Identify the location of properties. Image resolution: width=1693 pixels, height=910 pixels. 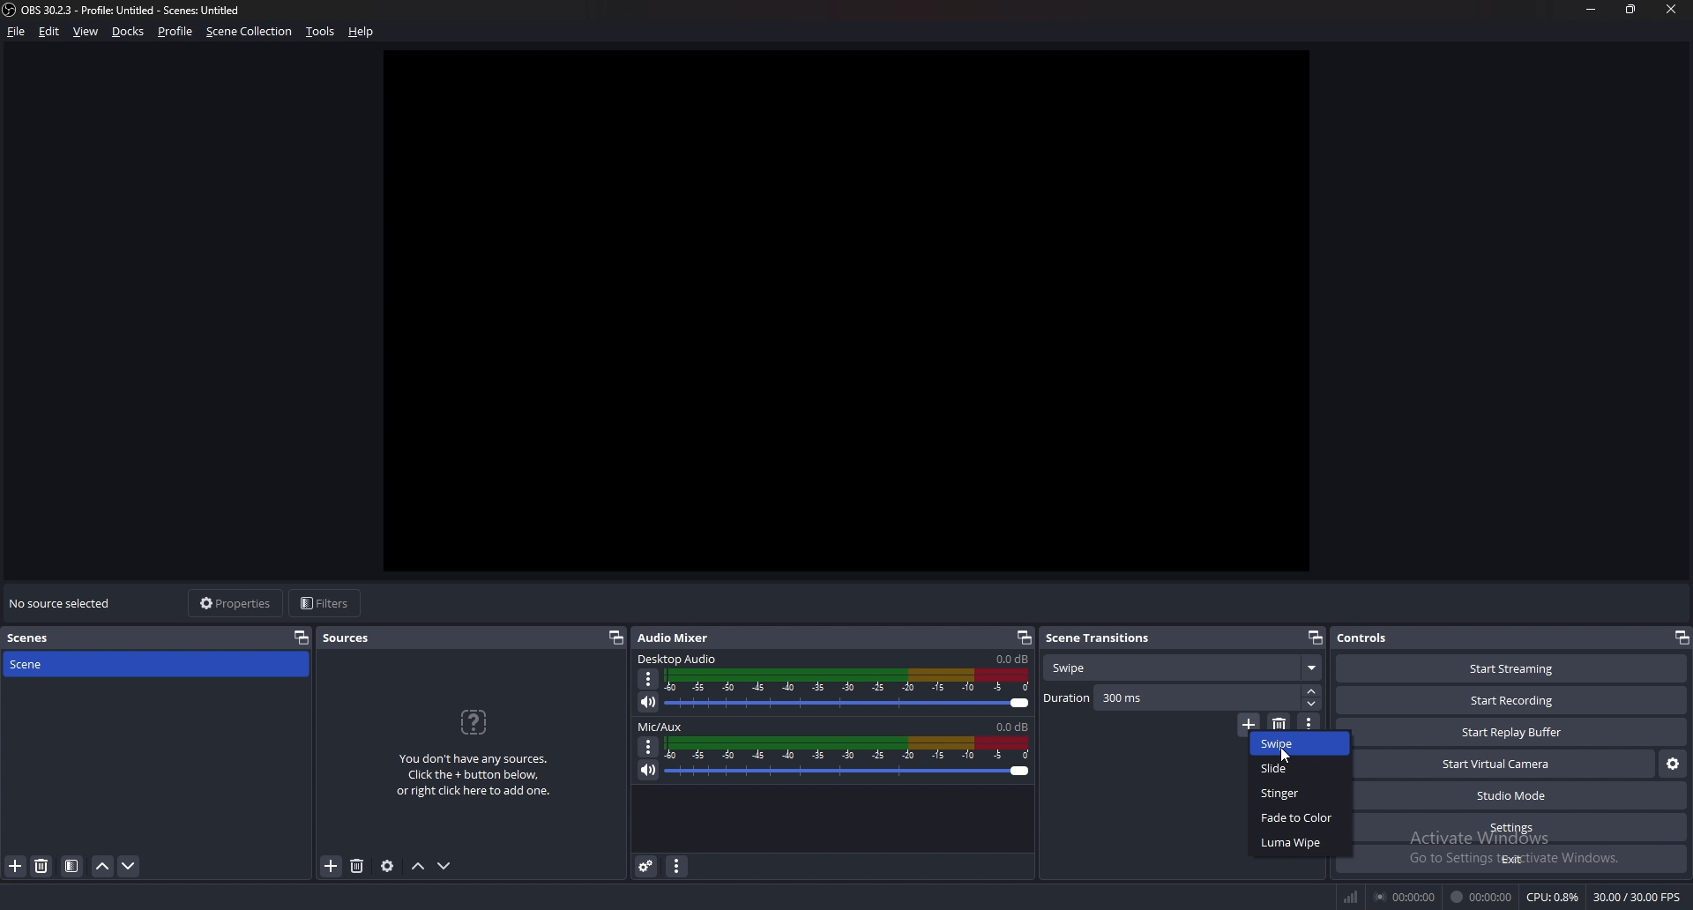
(237, 604).